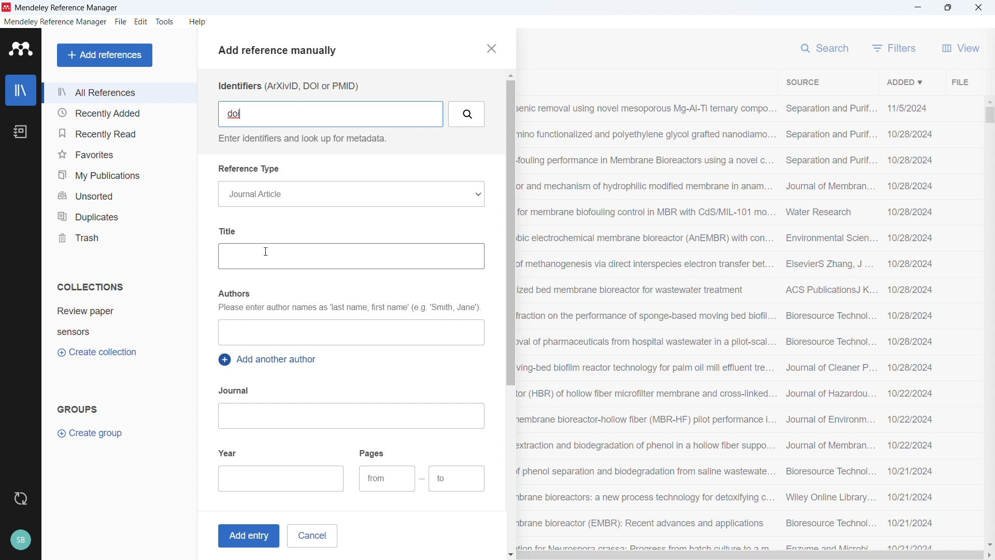 This screenshot has height=560, width=995. Describe the element at coordinates (91, 433) in the screenshot. I see `Create group ` at that location.